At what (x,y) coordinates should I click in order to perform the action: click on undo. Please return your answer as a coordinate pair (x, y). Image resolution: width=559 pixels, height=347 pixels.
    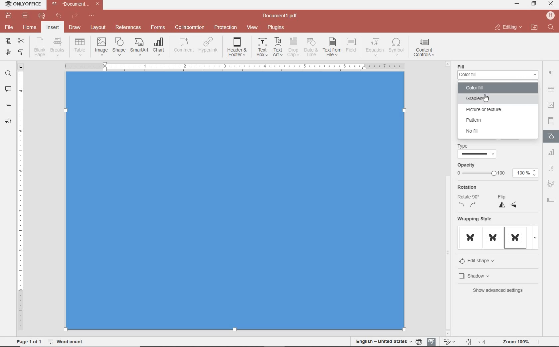
    Looking at the image, I should click on (59, 16).